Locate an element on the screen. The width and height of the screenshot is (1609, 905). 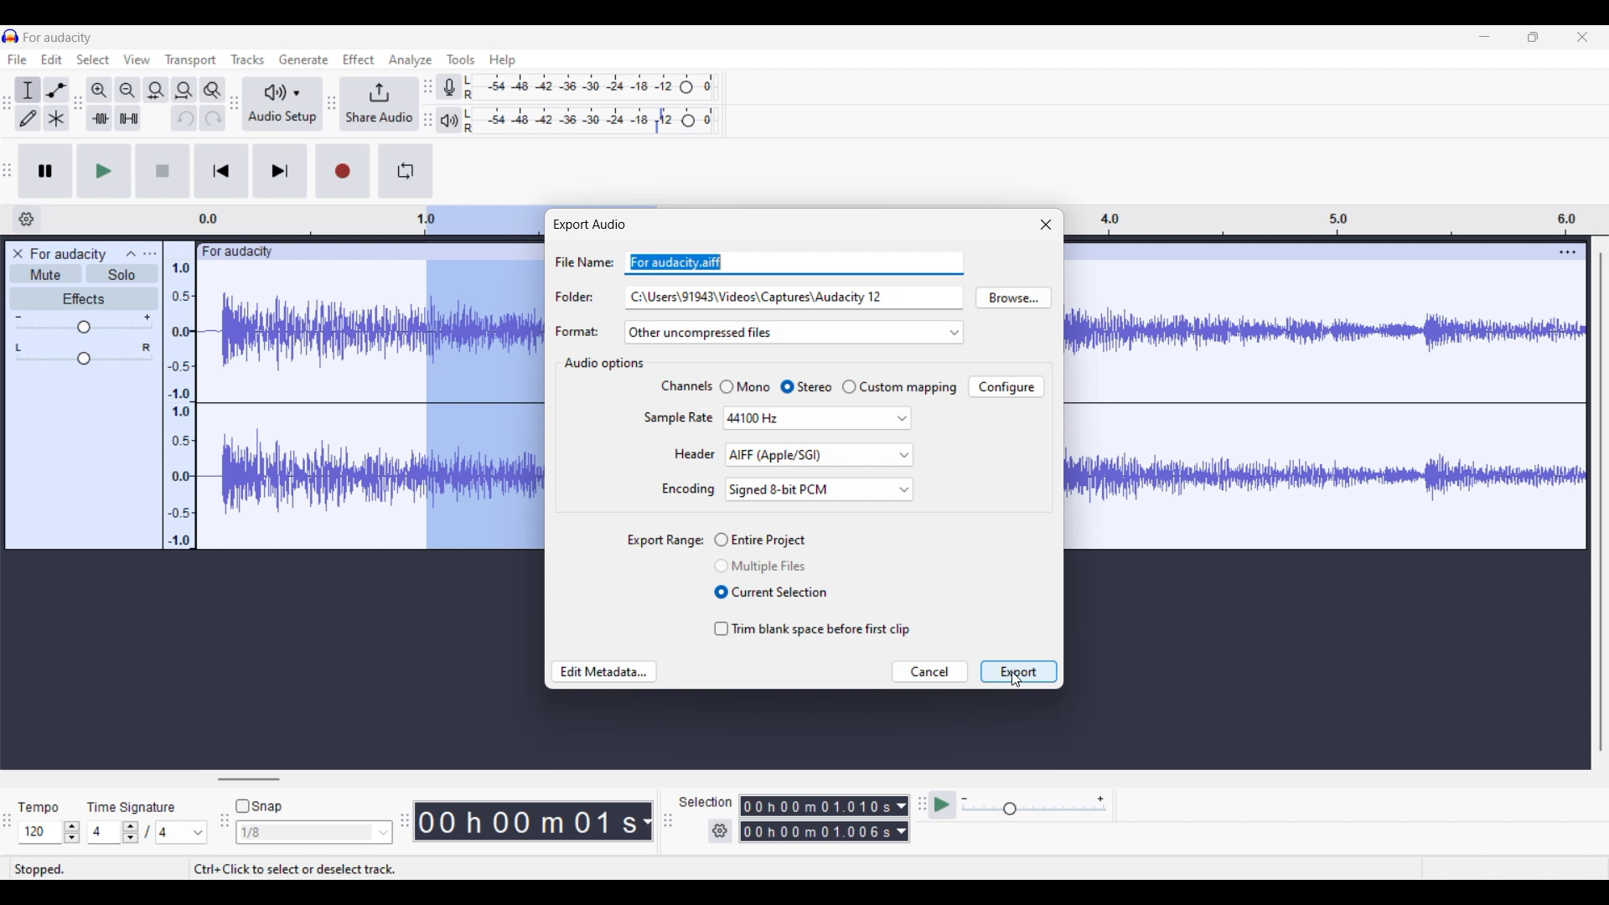
Multi-tool is located at coordinates (55, 118).